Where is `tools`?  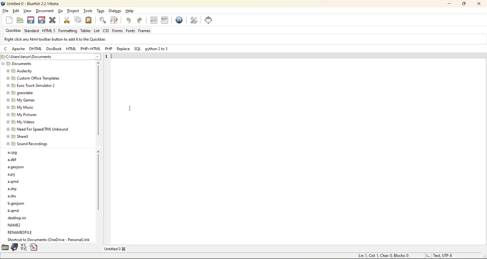 tools is located at coordinates (88, 11).